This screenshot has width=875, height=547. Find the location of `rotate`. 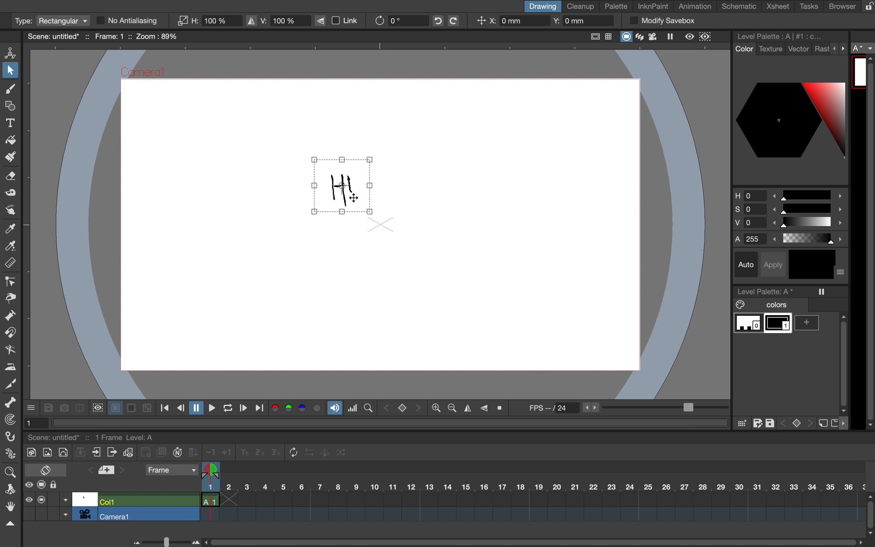

rotate is located at coordinates (395, 20).